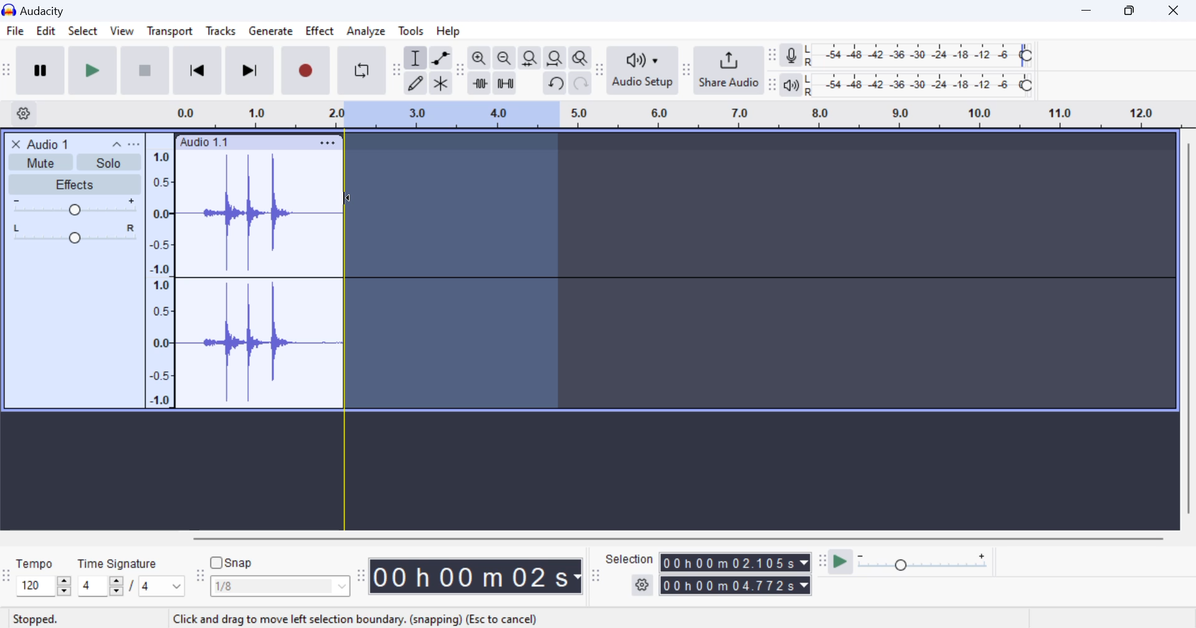 The width and height of the screenshot is (1196, 628). I want to click on Playback Speed, so click(930, 563).